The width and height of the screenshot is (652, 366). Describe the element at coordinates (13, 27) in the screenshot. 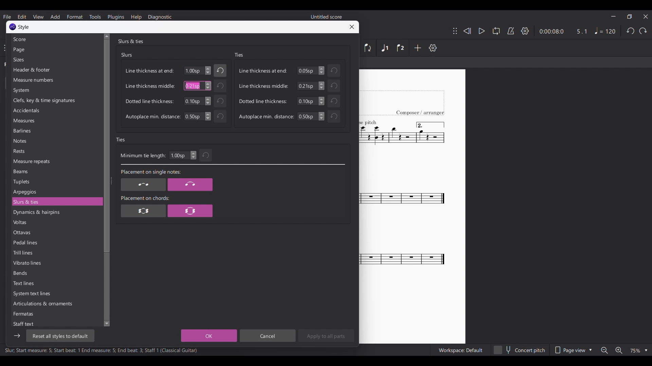

I see `Software logo` at that location.